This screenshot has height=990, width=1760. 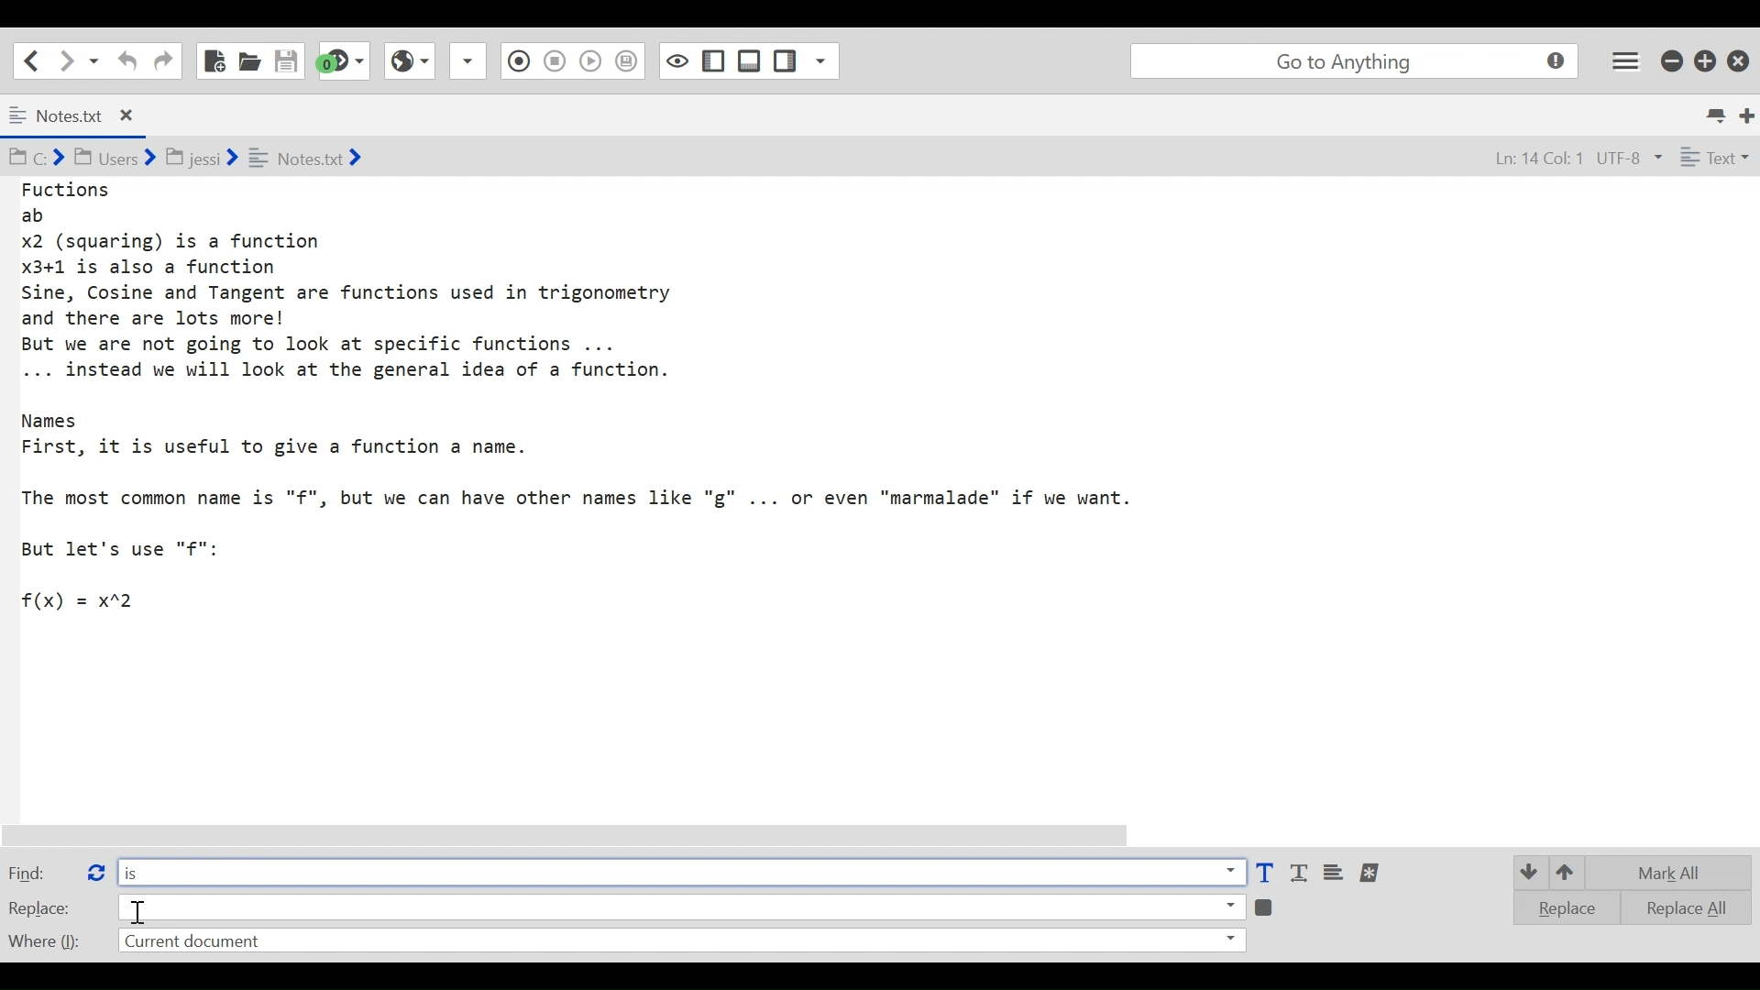 I want to click on Go forward one location, so click(x=68, y=60).